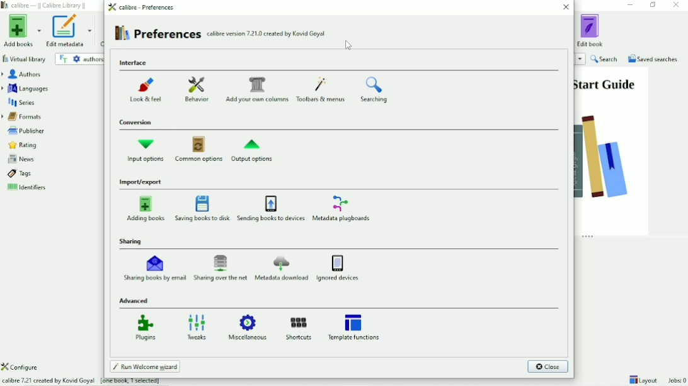 The width and height of the screenshot is (688, 386). Describe the element at coordinates (258, 89) in the screenshot. I see `Add your own columns` at that location.